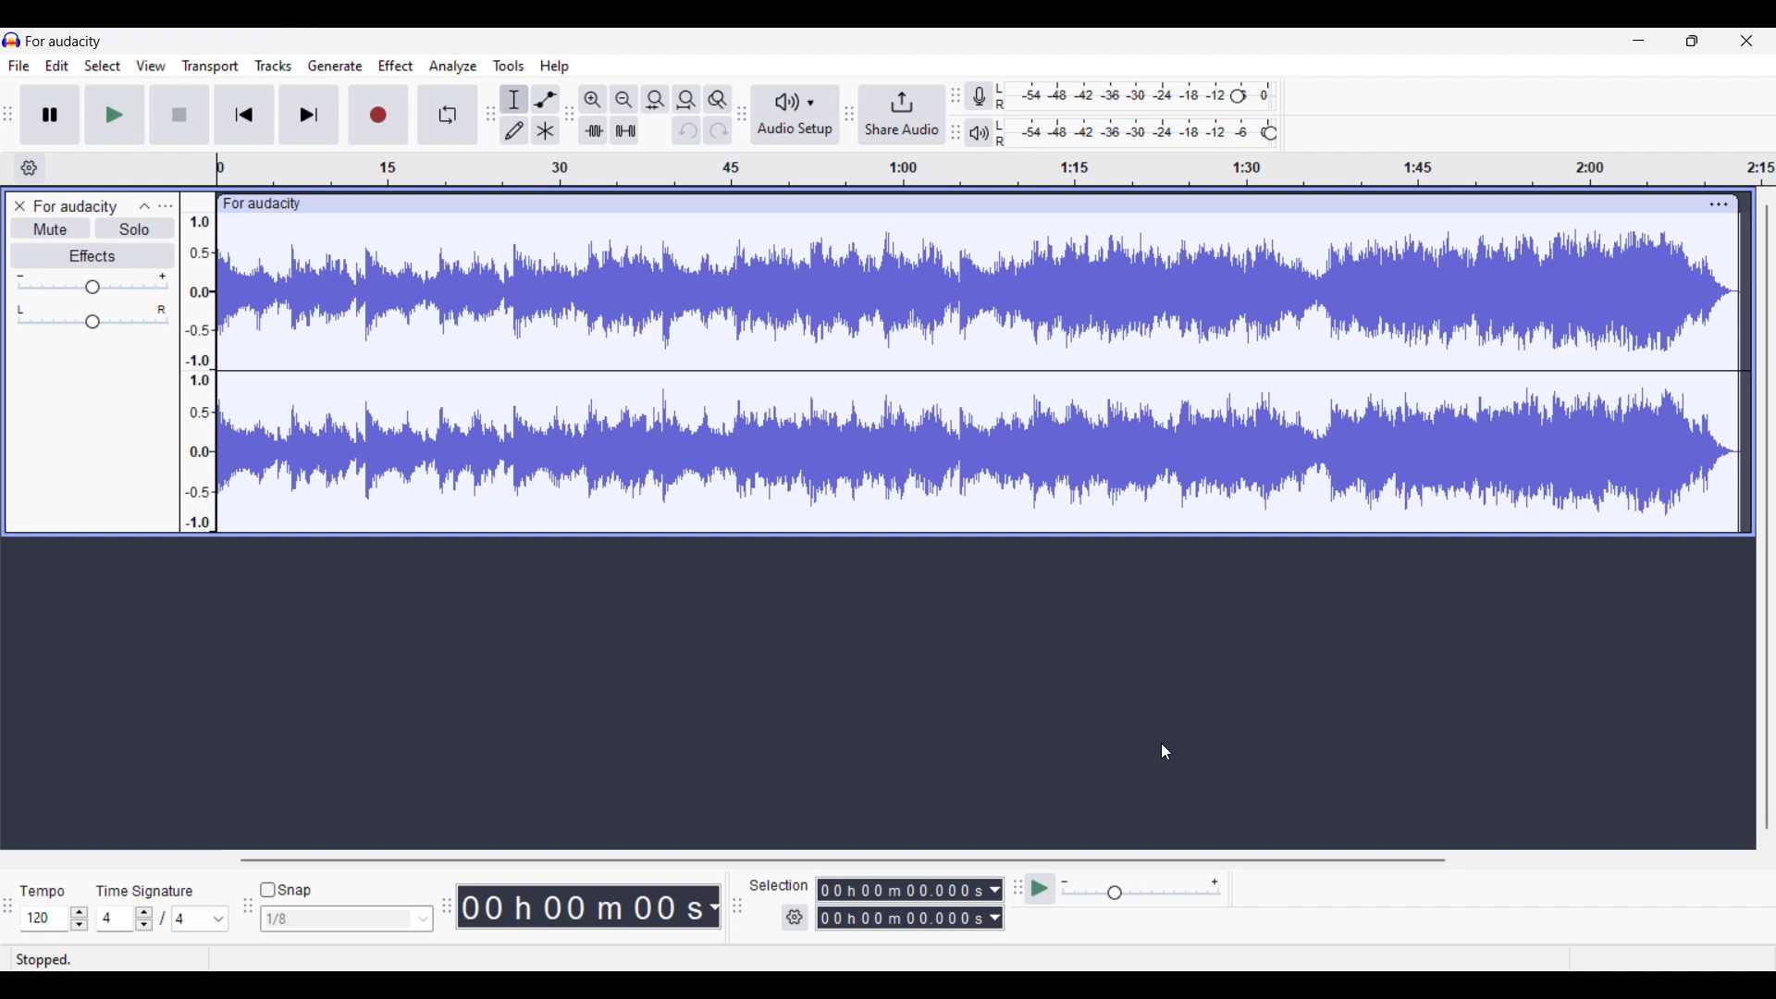 Image resolution: width=1776 pixels, height=999 pixels. What do you see at coordinates (19, 206) in the screenshot?
I see `Close track` at bounding box center [19, 206].